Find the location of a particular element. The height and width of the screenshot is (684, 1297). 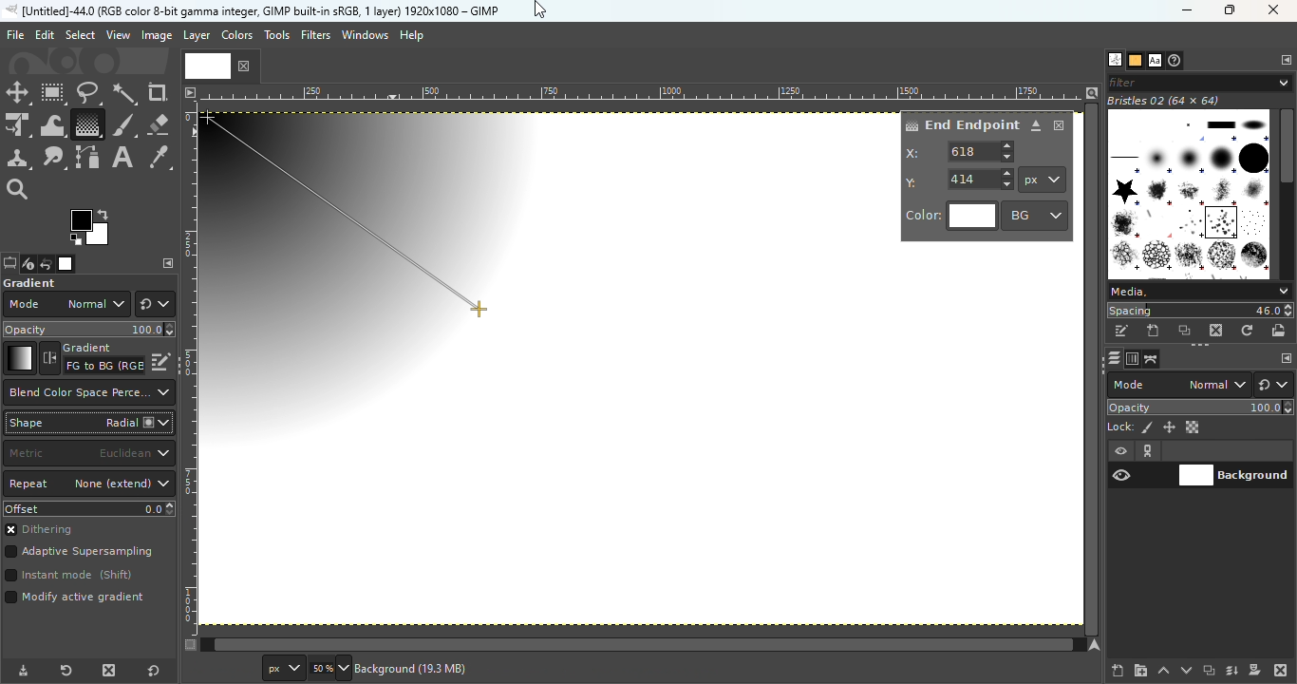

Matric to the use for the distance calculation is located at coordinates (88, 454).